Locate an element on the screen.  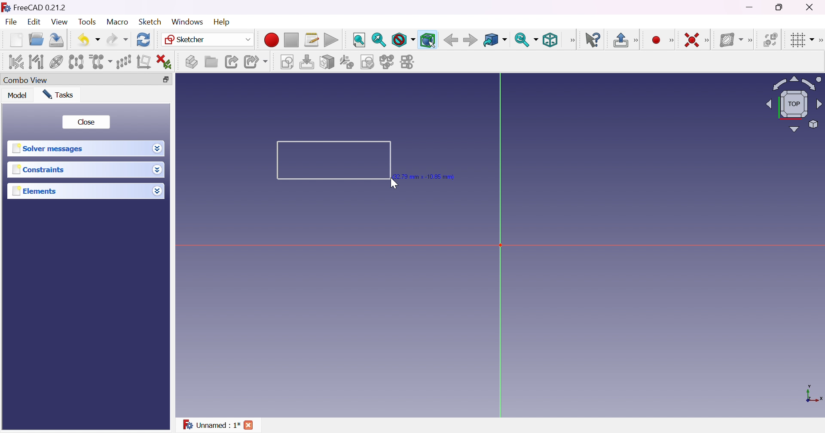
Restore down is located at coordinates (166, 79).